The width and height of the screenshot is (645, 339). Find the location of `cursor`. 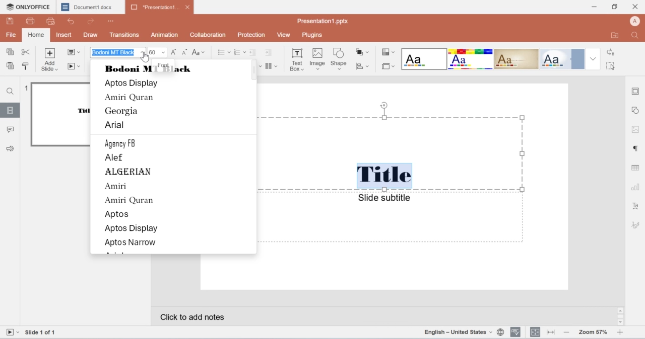

cursor is located at coordinates (146, 58).